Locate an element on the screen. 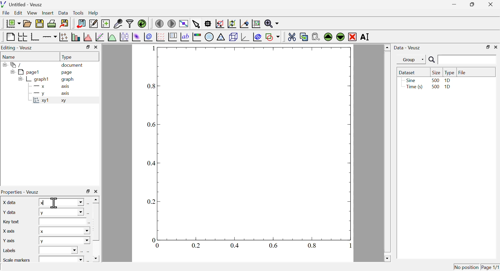 The height and width of the screenshot is (271, 500). capture remote data is located at coordinates (118, 24).